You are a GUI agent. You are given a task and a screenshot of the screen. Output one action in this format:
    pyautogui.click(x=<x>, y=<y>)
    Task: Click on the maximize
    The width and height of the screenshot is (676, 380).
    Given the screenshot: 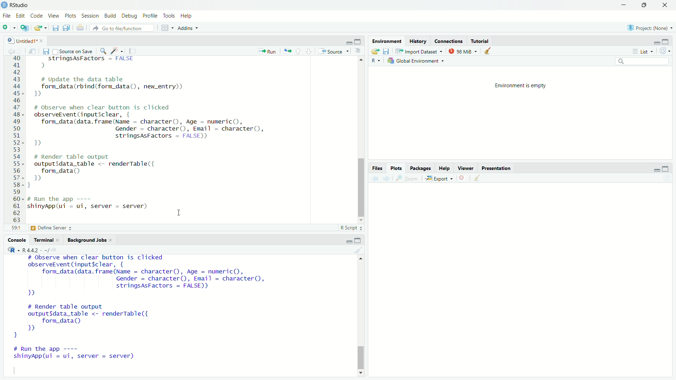 What is the action you would take?
    pyautogui.click(x=669, y=41)
    